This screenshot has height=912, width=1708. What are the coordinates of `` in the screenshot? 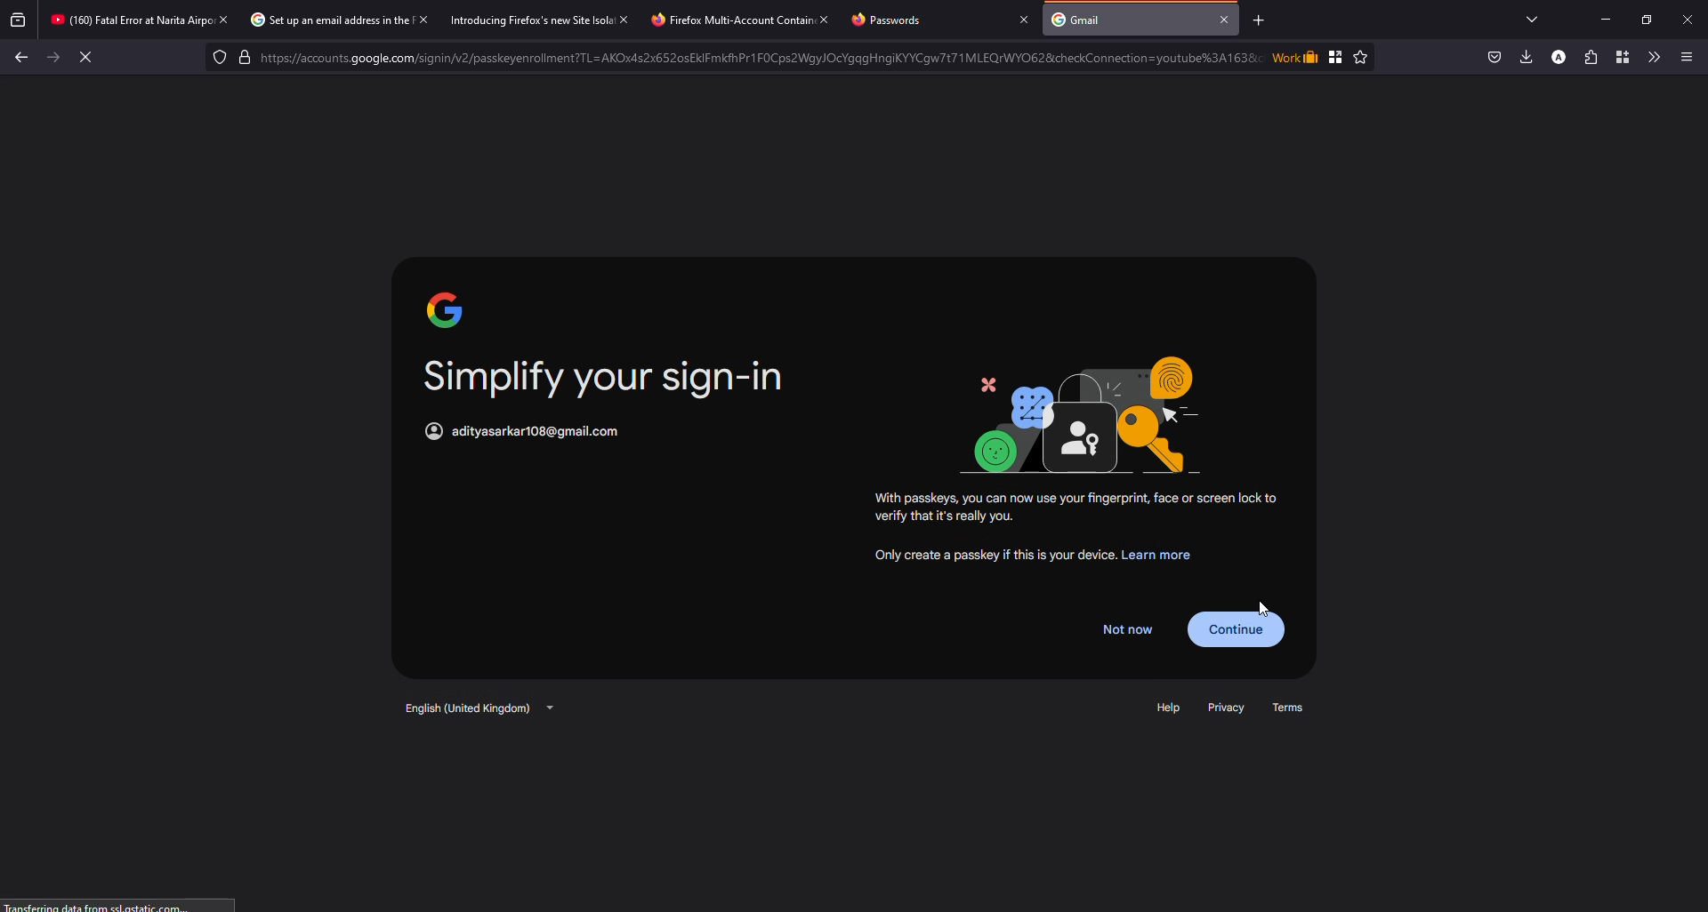 It's located at (1076, 508).